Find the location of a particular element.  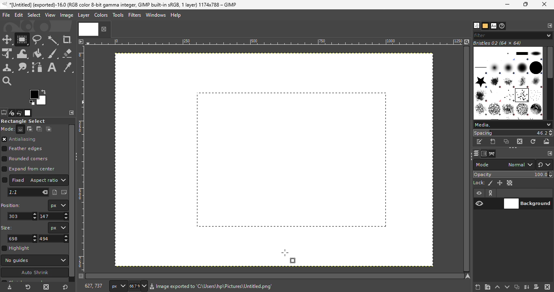

The active foreground color is located at coordinates (37, 97).